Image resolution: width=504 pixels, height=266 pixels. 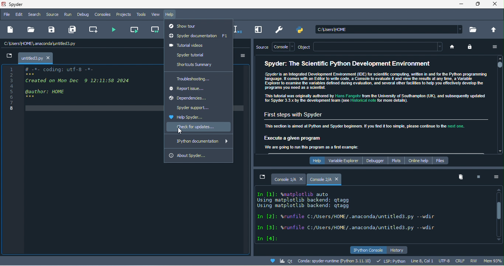 I want to click on conda spyder runtime, so click(x=315, y=261).